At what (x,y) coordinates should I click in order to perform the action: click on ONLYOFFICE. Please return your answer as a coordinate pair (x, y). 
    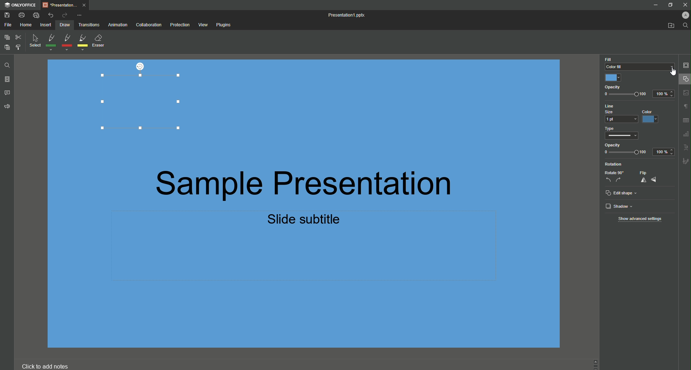
    Looking at the image, I should click on (22, 5).